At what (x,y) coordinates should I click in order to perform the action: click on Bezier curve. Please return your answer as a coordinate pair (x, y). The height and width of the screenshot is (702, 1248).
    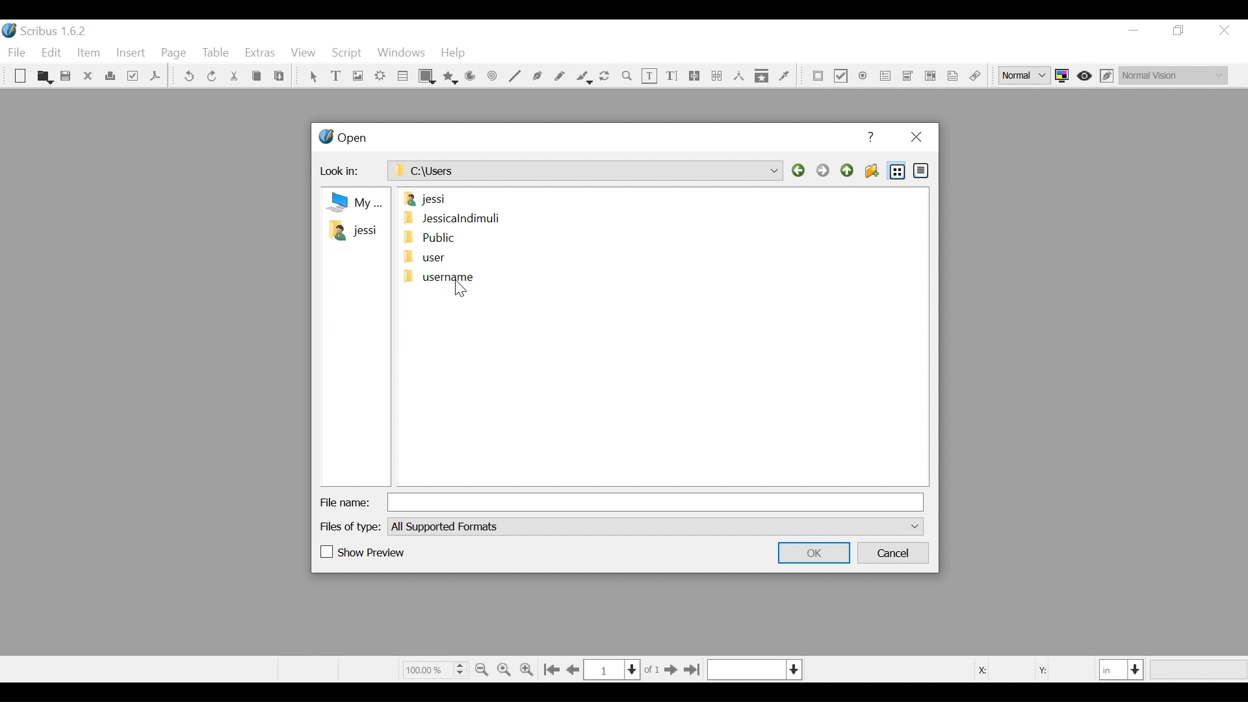
    Looking at the image, I should click on (538, 77).